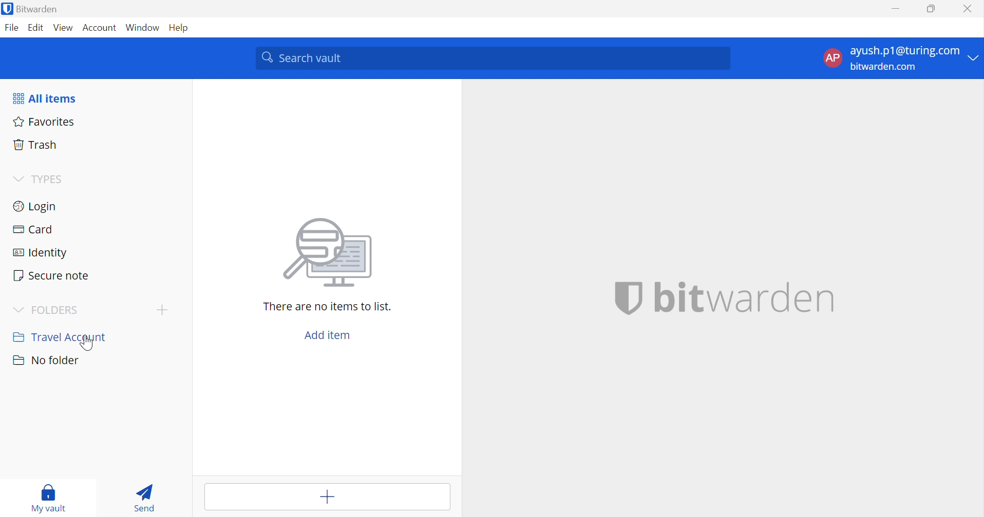 The height and width of the screenshot is (517, 984). What do you see at coordinates (65, 27) in the screenshot?
I see `View` at bounding box center [65, 27].